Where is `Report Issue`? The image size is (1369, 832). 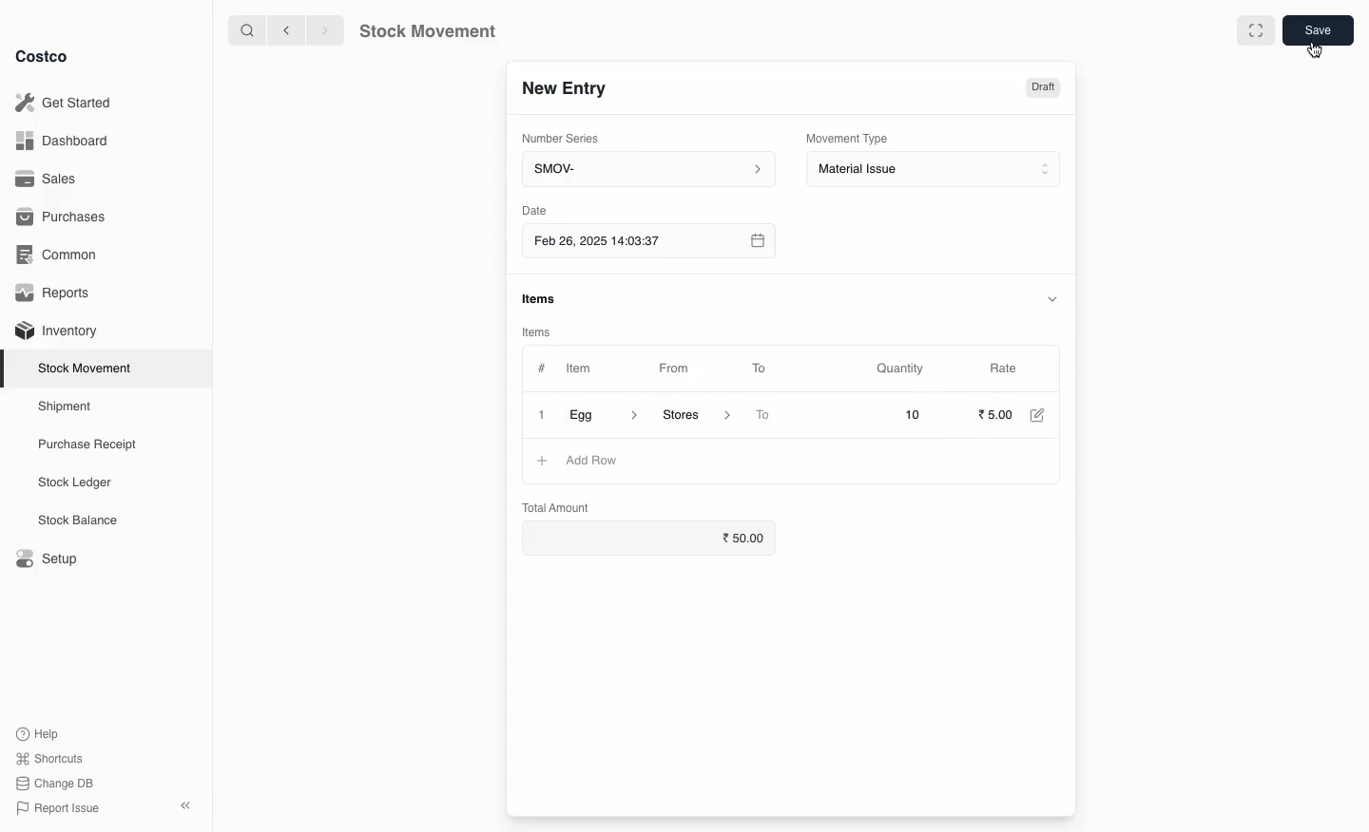
Report Issue is located at coordinates (60, 808).